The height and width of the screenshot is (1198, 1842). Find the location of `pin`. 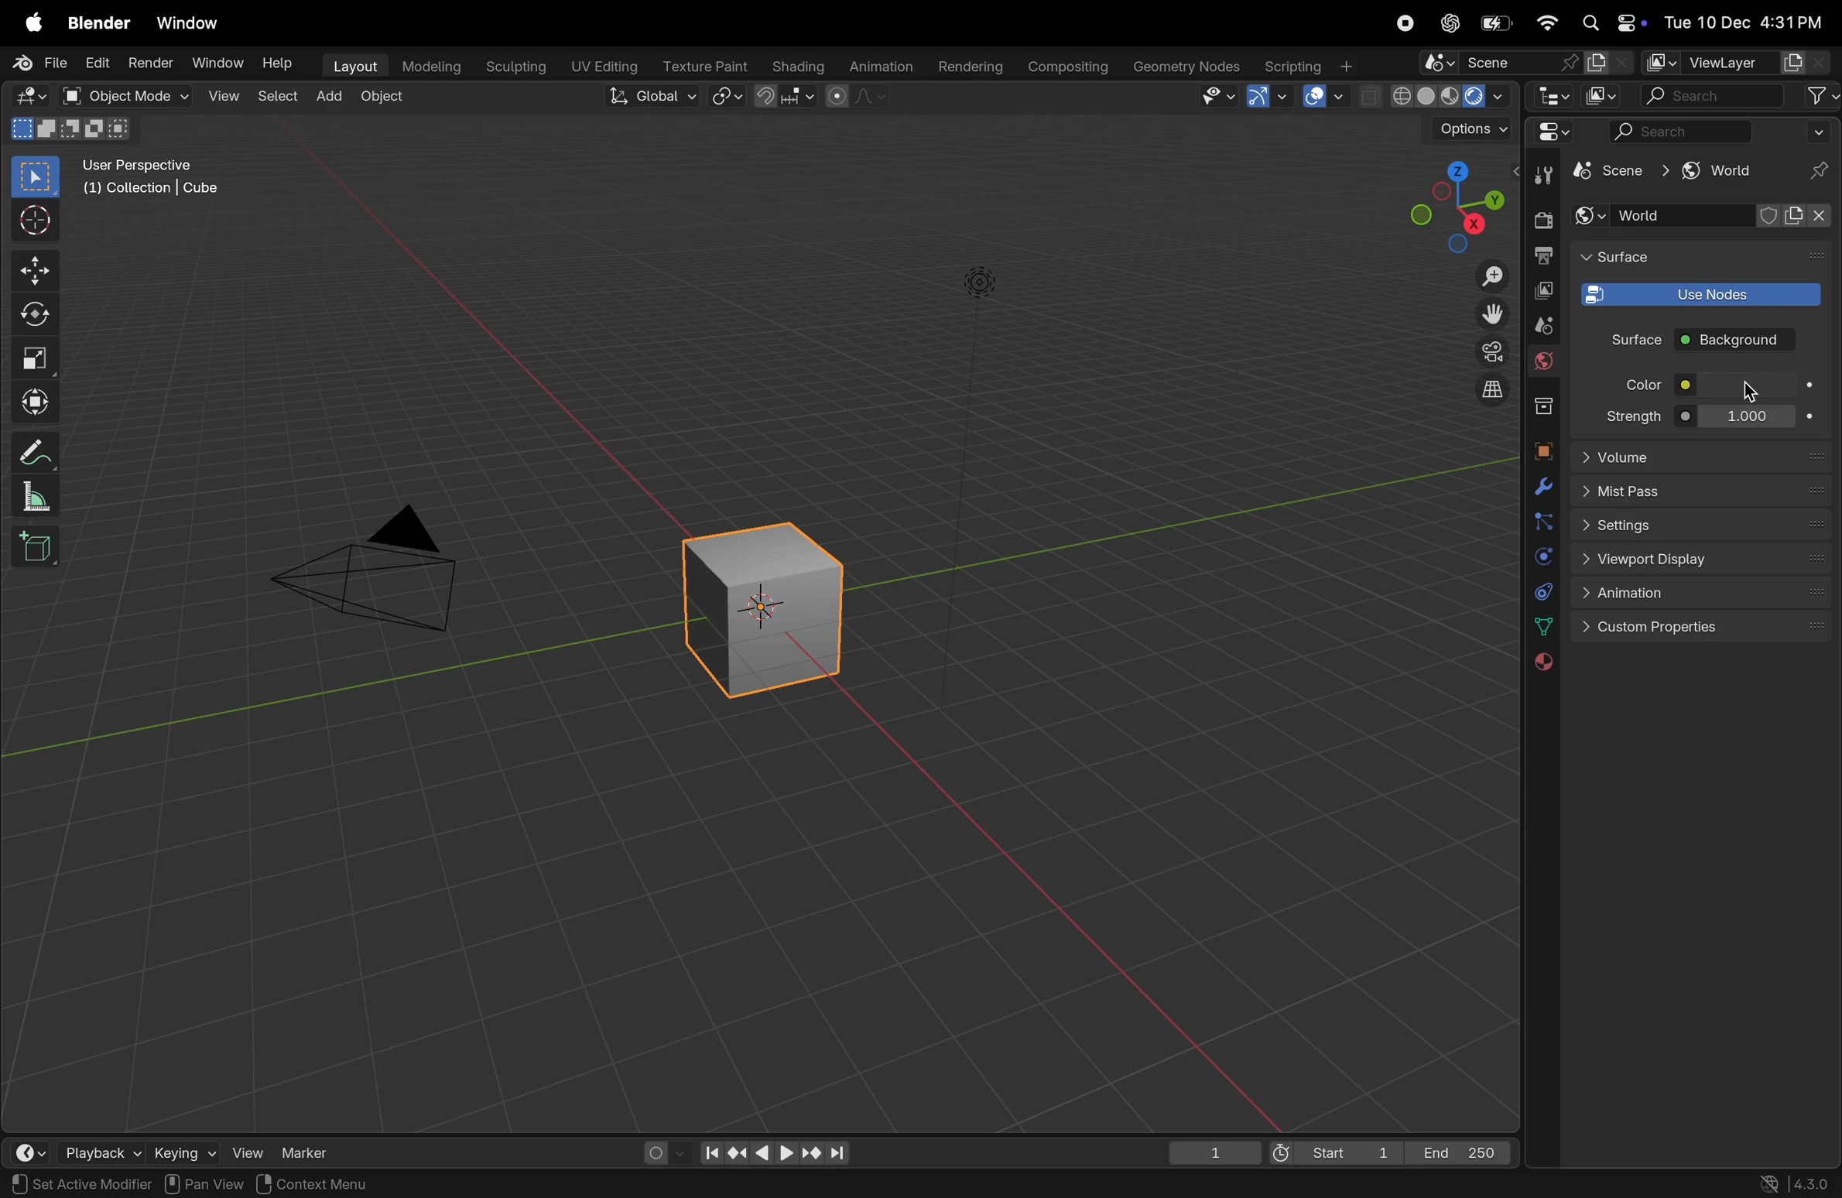

pin is located at coordinates (1820, 171).